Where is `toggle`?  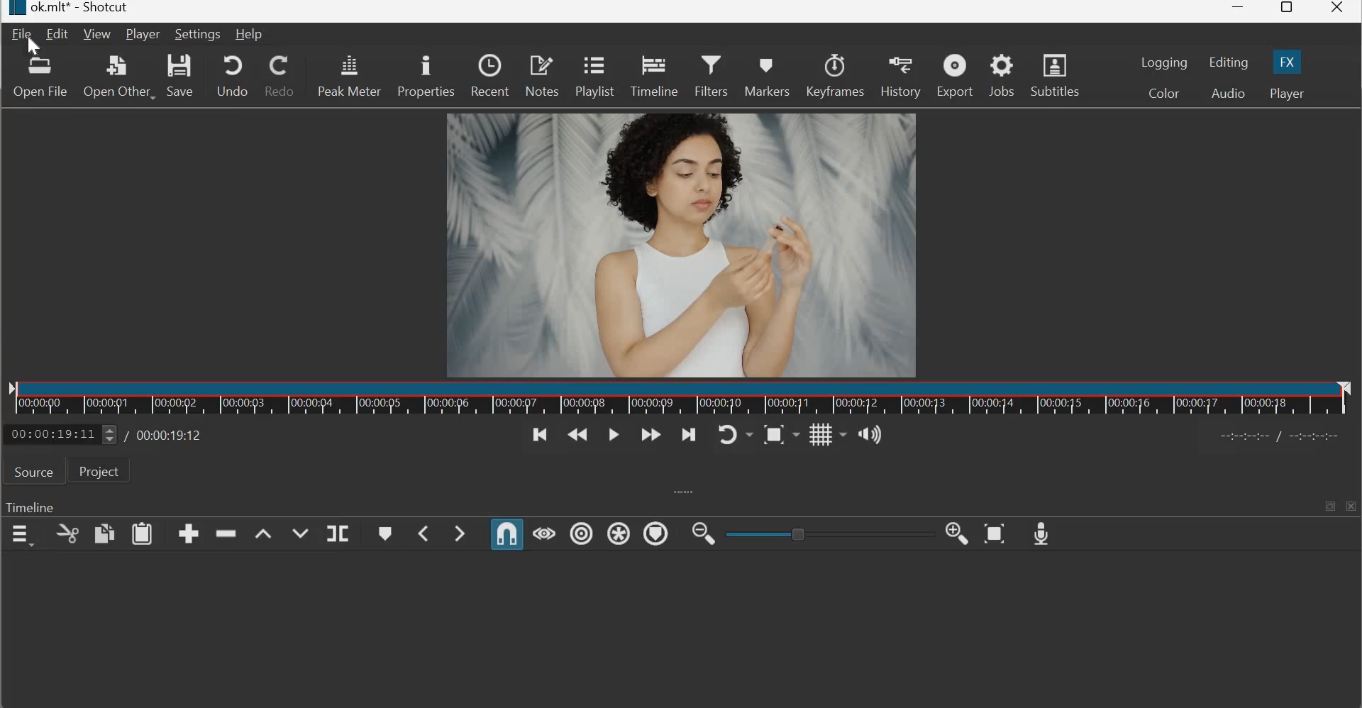
toggle is located at coordinates (823, 532).